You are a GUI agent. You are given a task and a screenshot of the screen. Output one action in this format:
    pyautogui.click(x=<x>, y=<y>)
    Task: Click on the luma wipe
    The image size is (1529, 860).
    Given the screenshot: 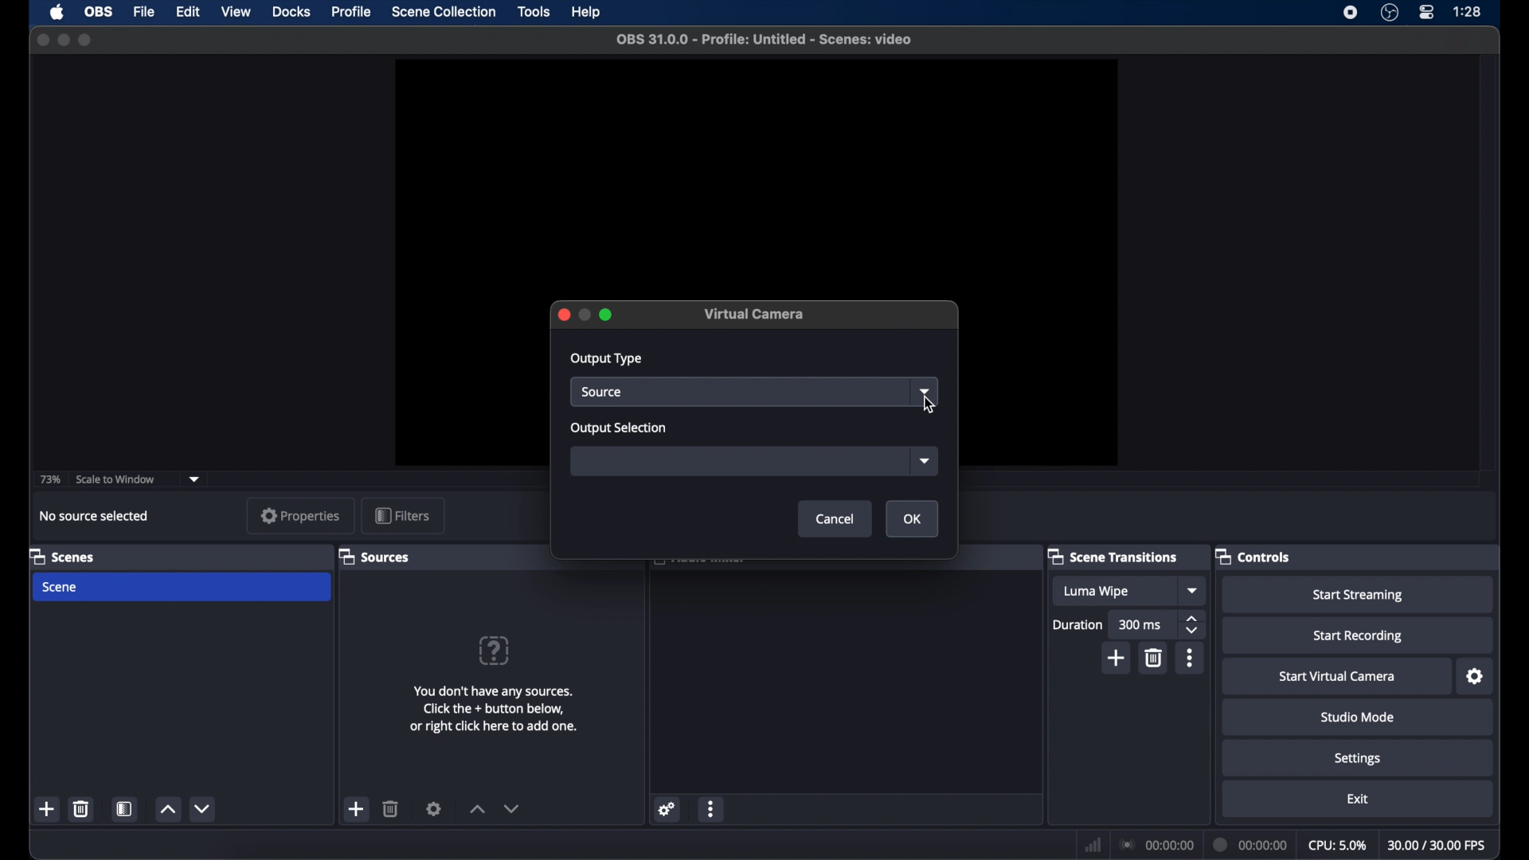 What is the action you would take?
    pyautogui.click(x=1115, y=591)
    